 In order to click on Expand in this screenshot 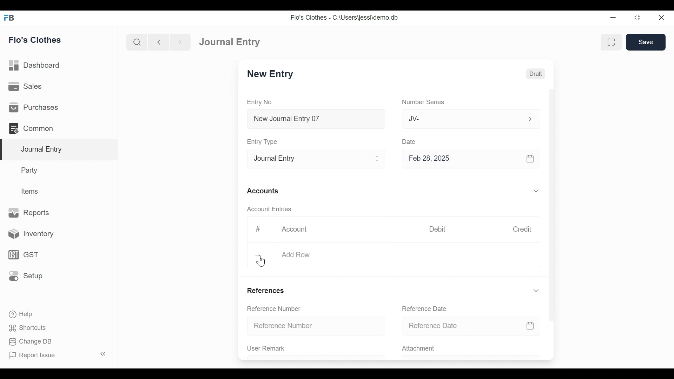, I will do `click(378, 159)`.